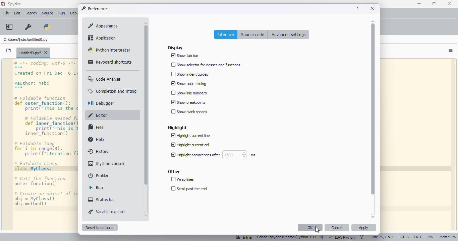 Image resolution: width=458 pixels, height=241 pixels. What do you see at coordinates (213, 155) in the screenshot?
I see `highlight occurrences after 1500 ms` at bounding box center [213, 155].